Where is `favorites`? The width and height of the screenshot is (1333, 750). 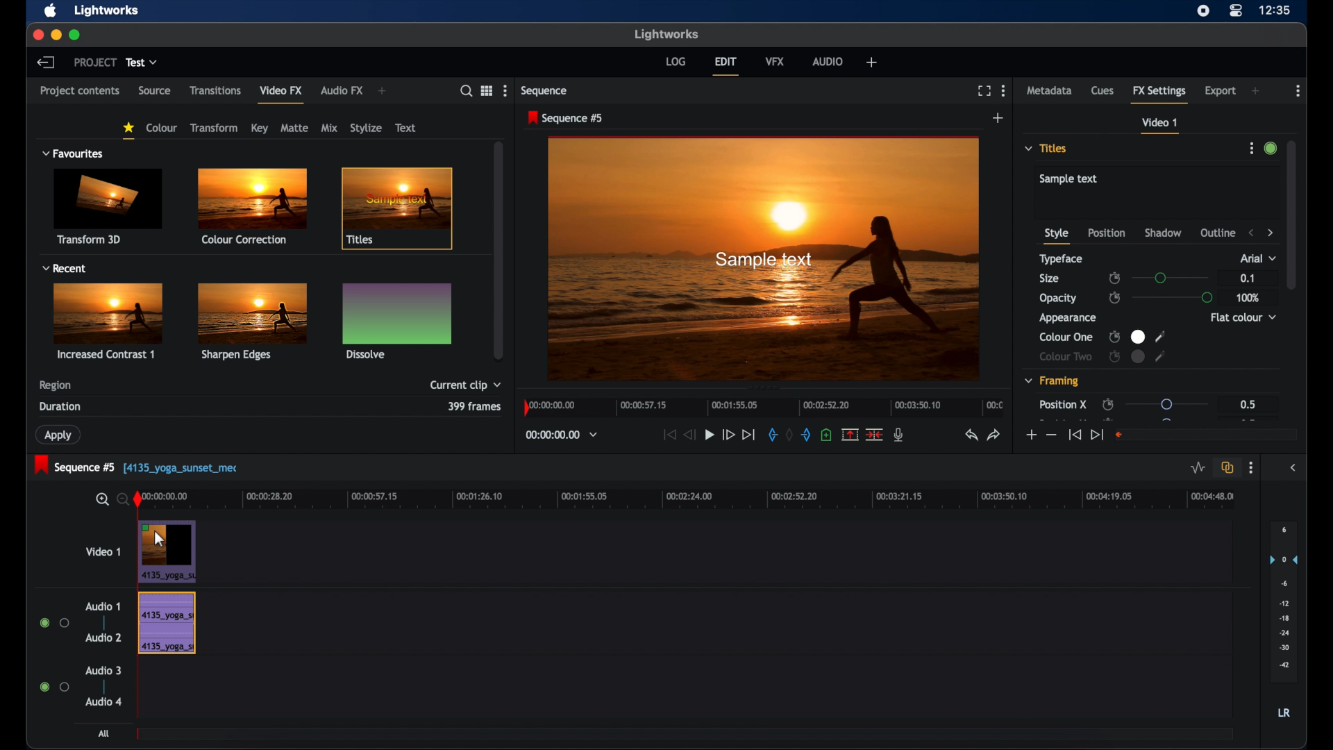
favorites is located at coordinates (128, 131).